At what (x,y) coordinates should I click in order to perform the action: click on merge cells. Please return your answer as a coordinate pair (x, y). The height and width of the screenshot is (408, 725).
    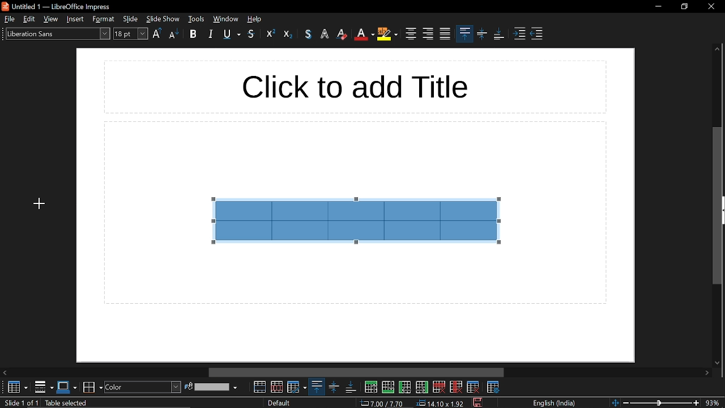
    Looking at the image, I should click on (261, 387).